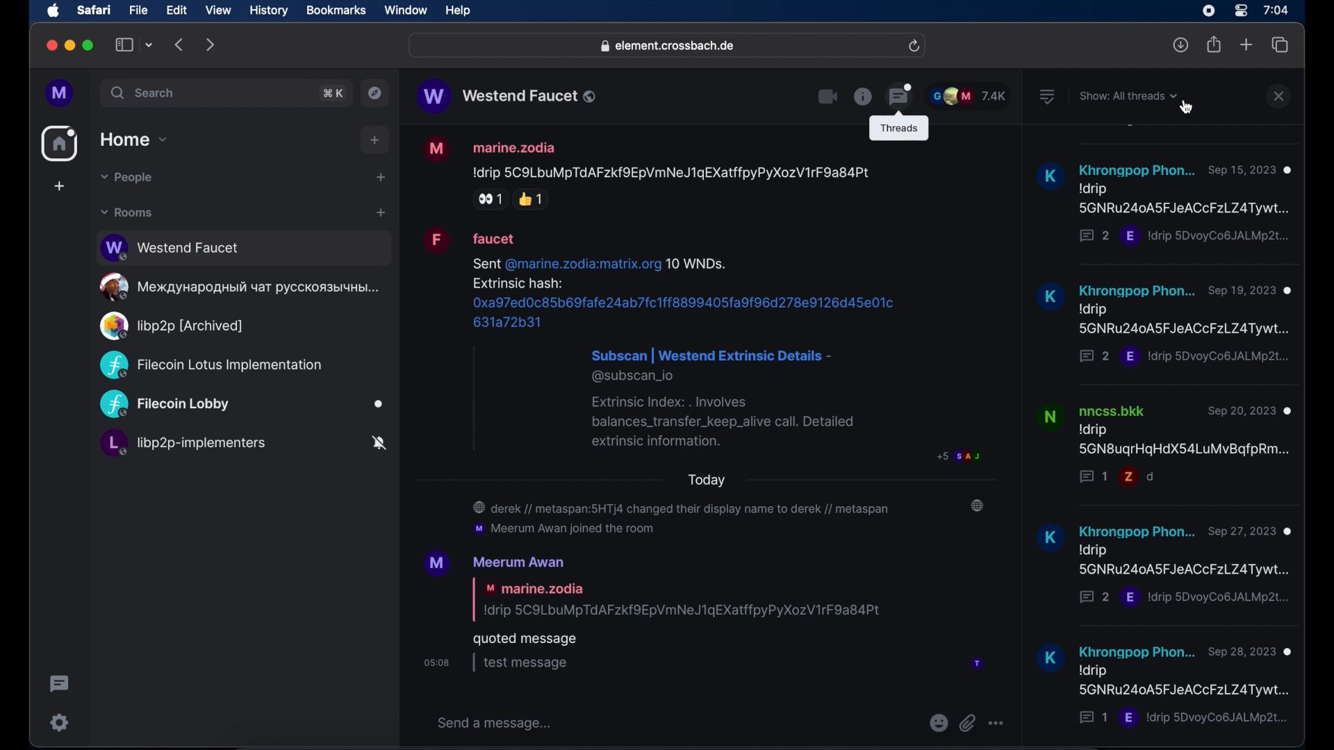 This screenshot has height=750, width=1334. Describe the element at coordinates (1208, 719) in the screenshot. I see `E drip 5DvoyCoBJALMp2t...` at that location.